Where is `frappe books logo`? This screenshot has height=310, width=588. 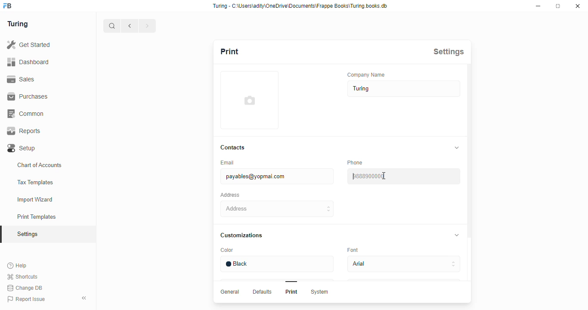 frappe books logo is located at coordinates (11, 6).